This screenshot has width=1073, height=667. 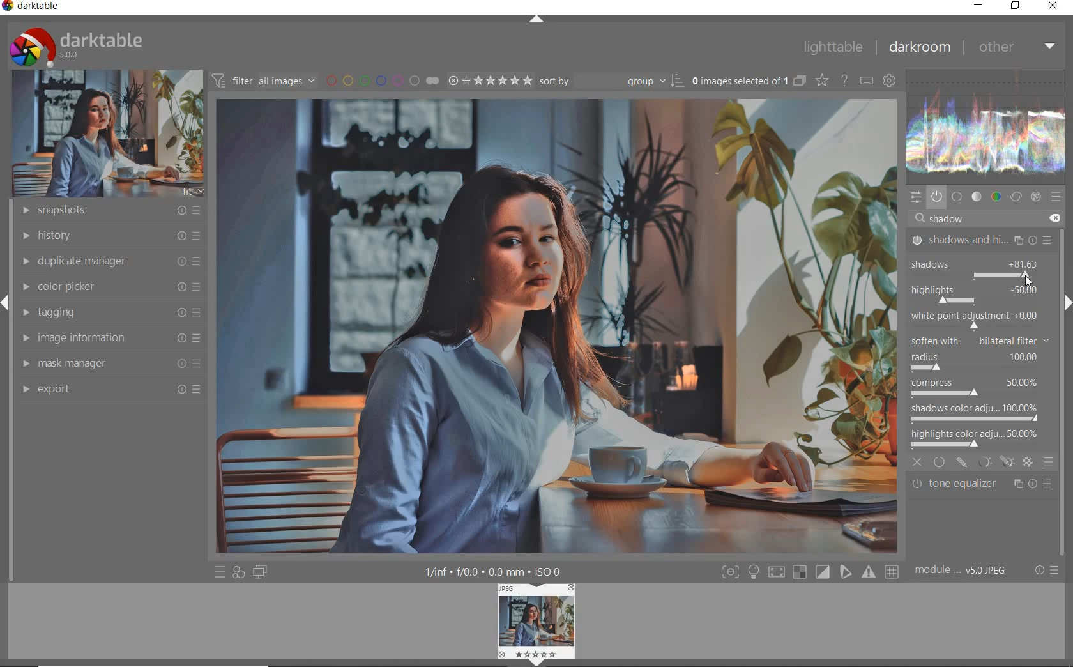 I want to click on expand/collapse, so click(x=1067, y=303).